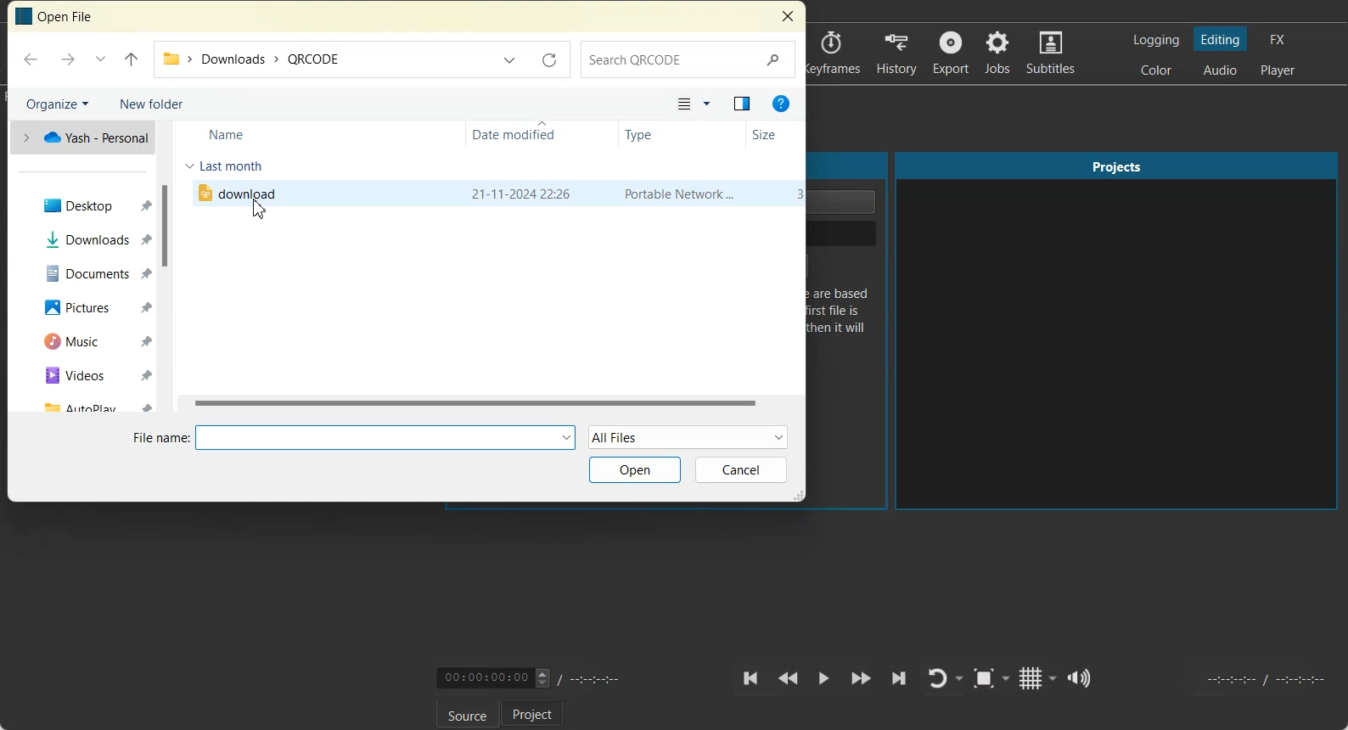 The image size is (1348, 730). What do you see at coordinates (1222, 39) in the screenshot?
I see `Switch to the Editing layout` at bounding box center [1222, 39].